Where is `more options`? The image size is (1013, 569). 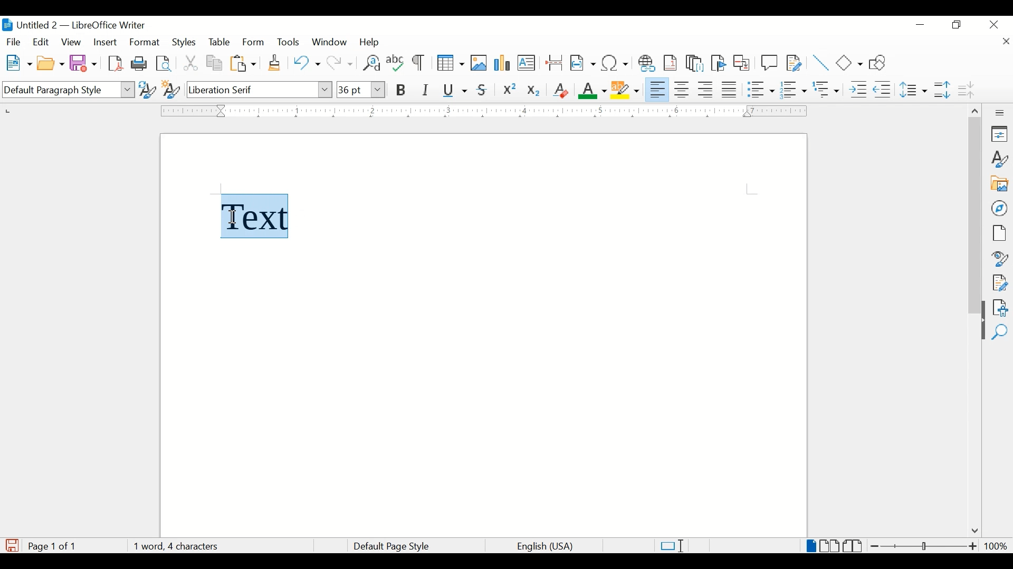
more options is located at coordinates (1001, 113).